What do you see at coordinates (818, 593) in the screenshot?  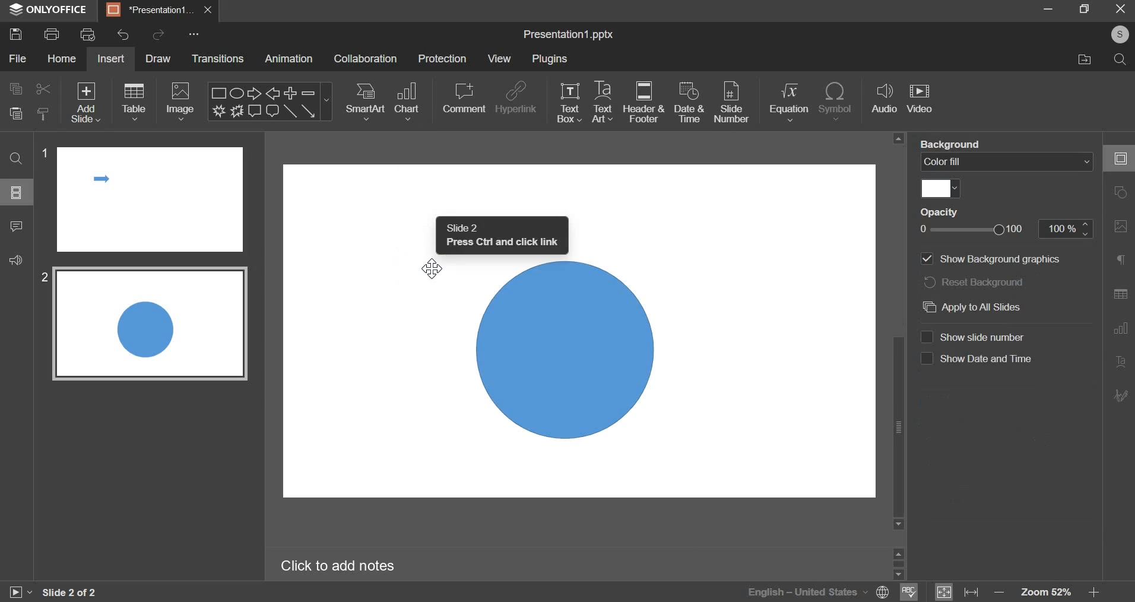 I see `selected language` at bounding box center [818, 593].